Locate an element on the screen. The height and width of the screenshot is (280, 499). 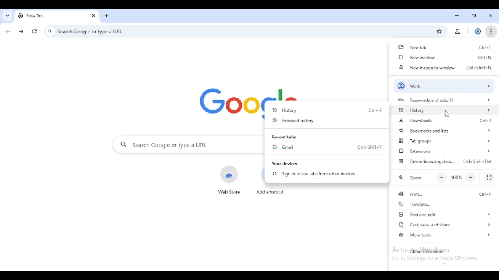
shortcut for new window is located at coordinates (485, 58).